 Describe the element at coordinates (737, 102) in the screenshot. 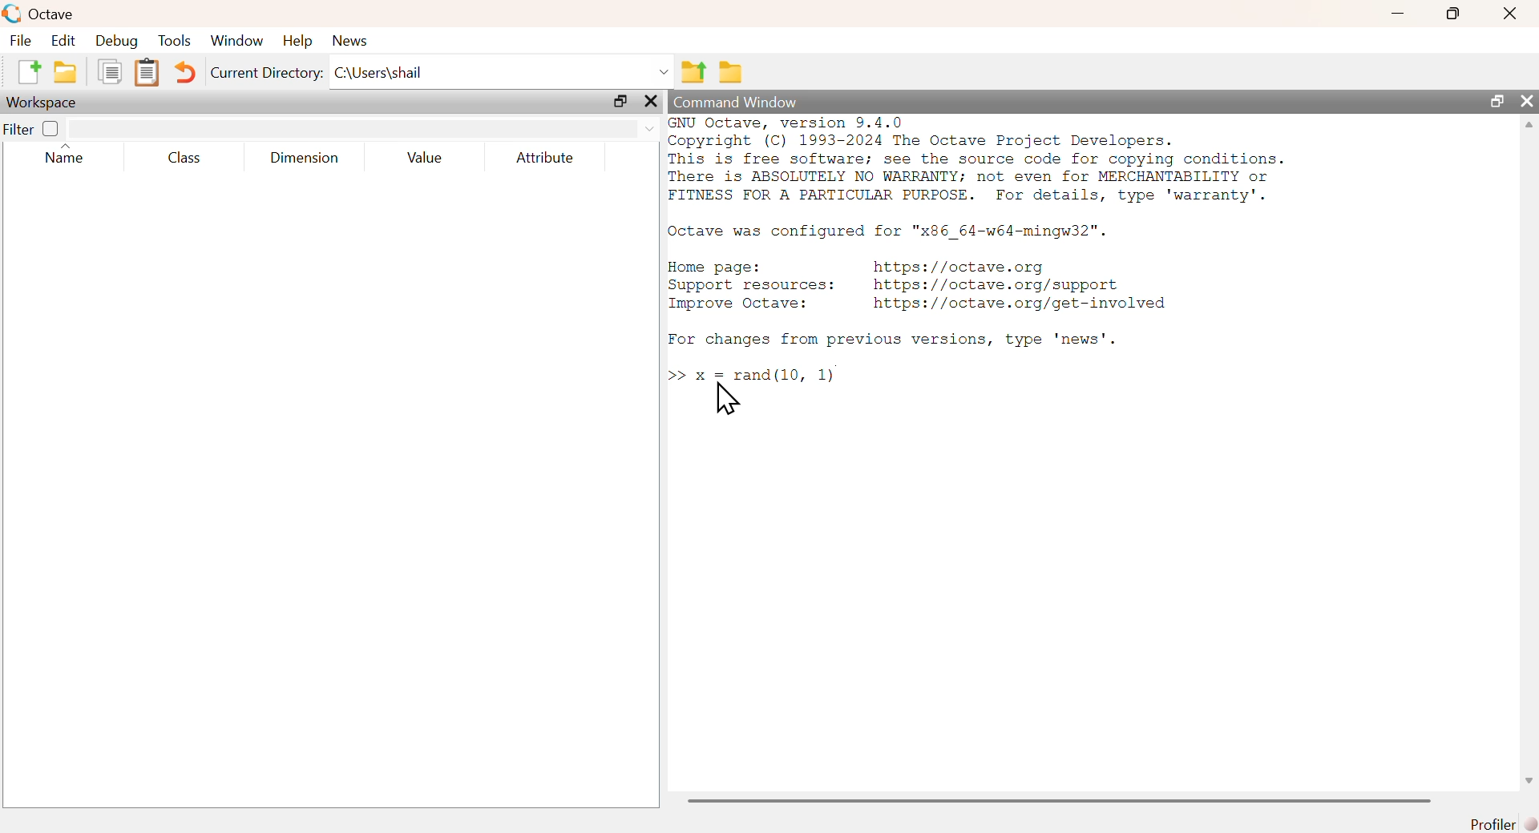

I see `command window` at that location.